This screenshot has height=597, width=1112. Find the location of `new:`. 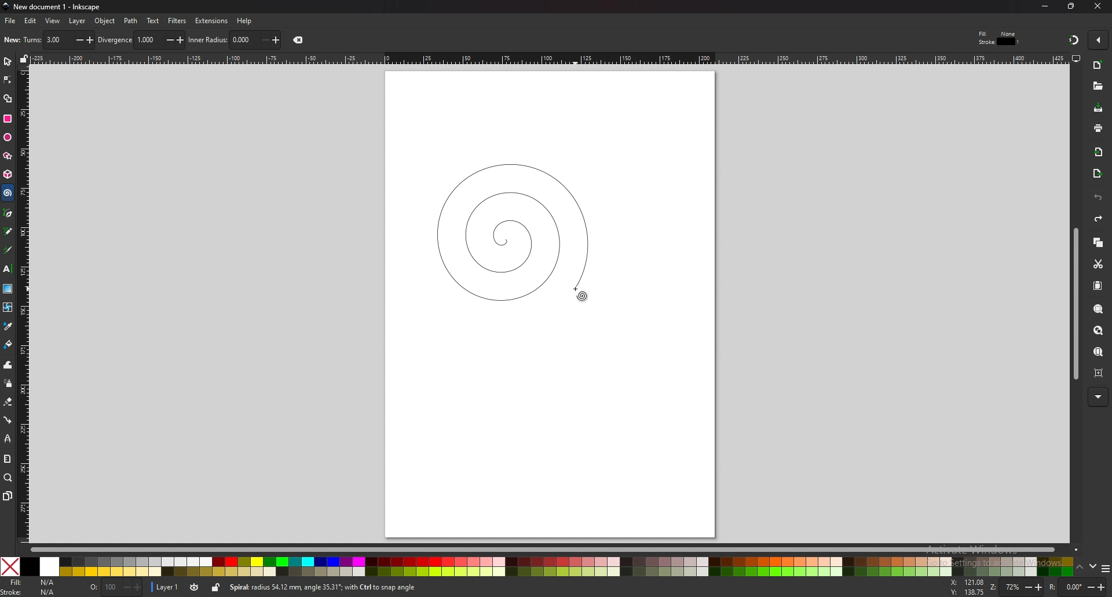

new: is located at coordinates (12, 40).